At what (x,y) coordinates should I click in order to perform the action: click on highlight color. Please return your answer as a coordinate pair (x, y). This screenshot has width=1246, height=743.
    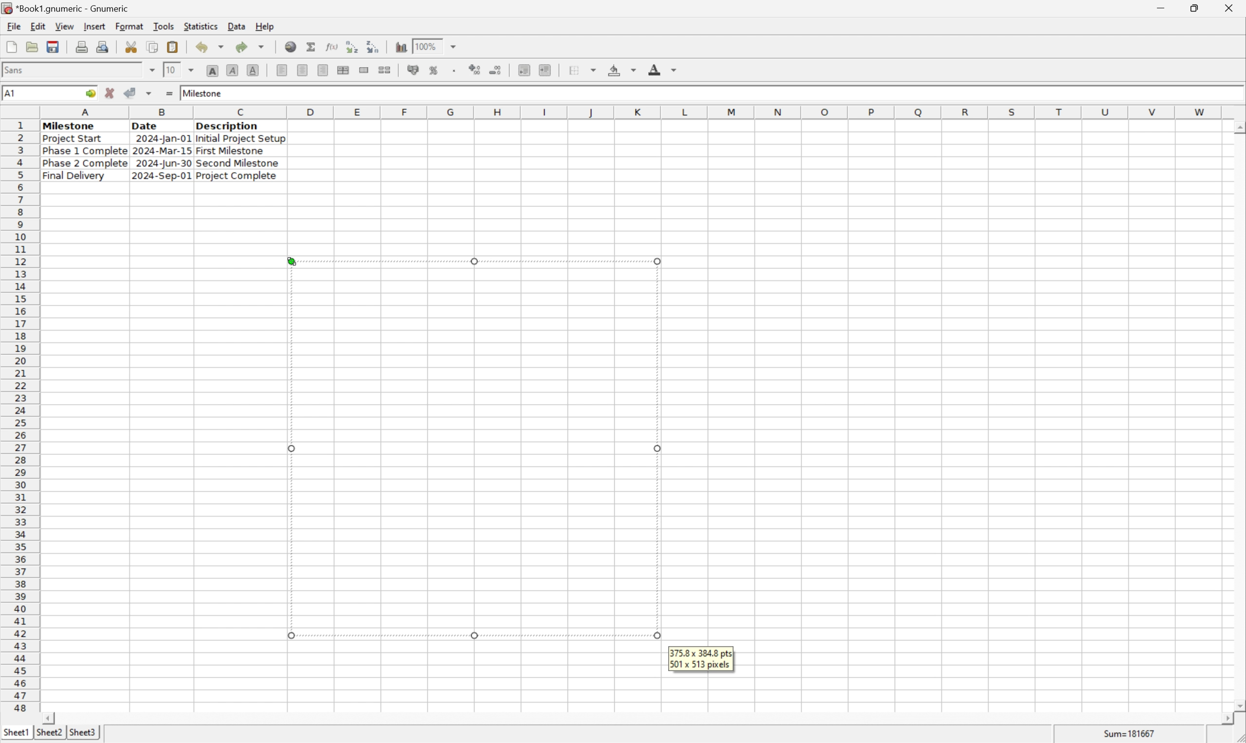
    Looking at the image, I should click on (620, 68).